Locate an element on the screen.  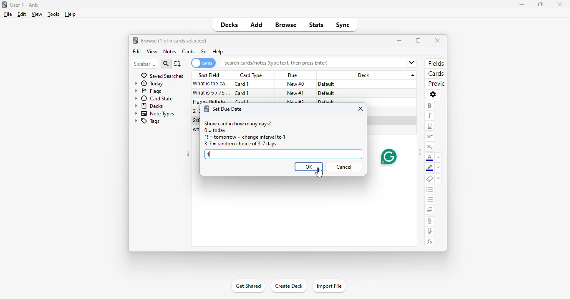
view is located at coordinates (36, 14).